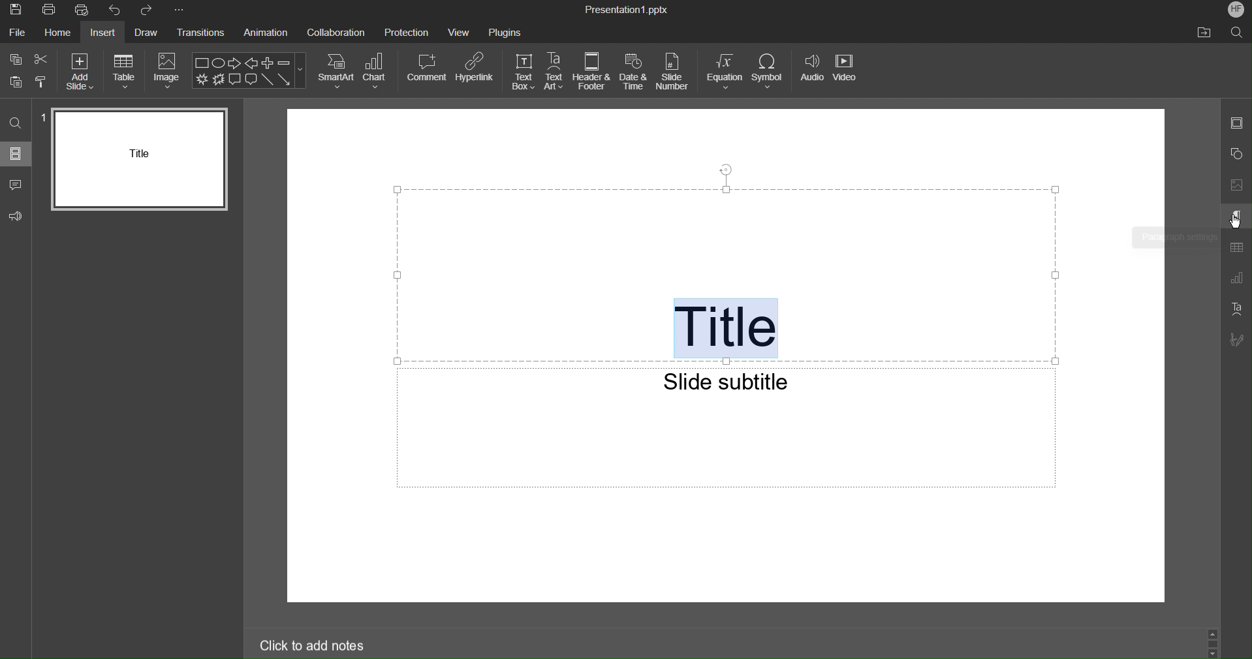 This screenshot has height=659, width=1252. What do you see at coordinates (1206, 33) in the screenshot?
I see `Open file location` at bounding box center [1206, 33].